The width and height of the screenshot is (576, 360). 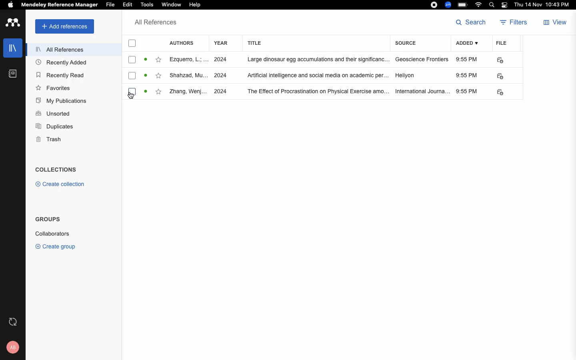 I want to click on Zoom, so click(x=448, y=5).